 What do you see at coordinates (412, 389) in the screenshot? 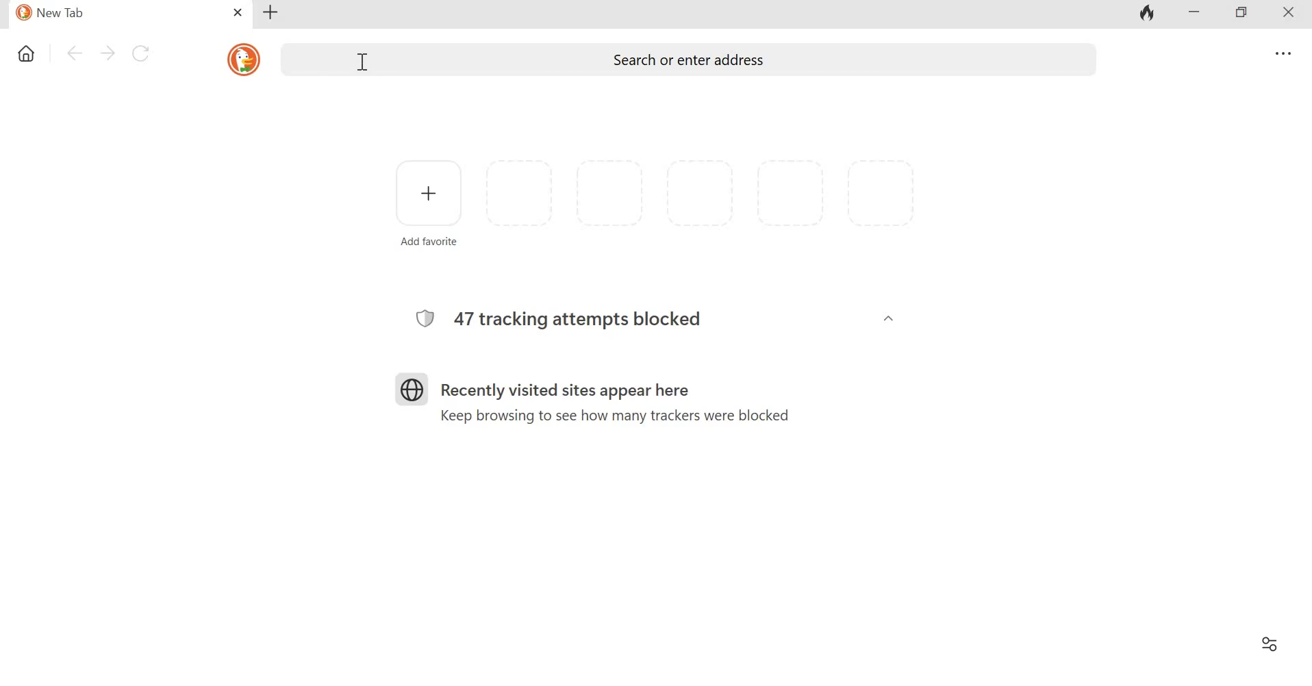
I see `globe icon` at bounding box center [412, 389].